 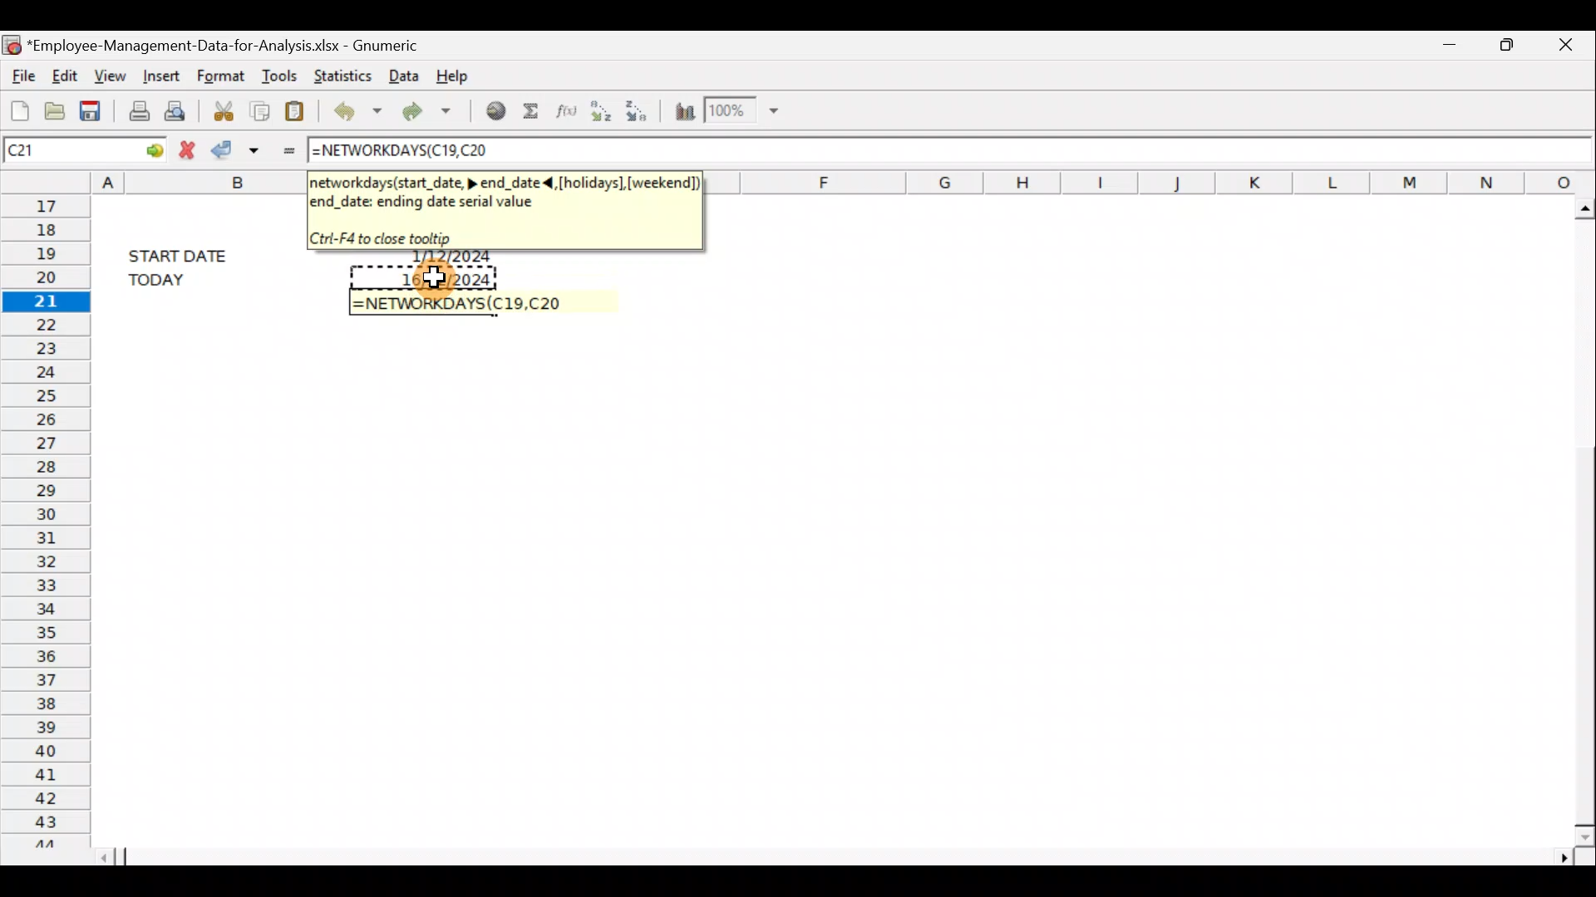 What do you see at coordinates (298, 108) in the screenshot?
I see `Paste the clipboard` at bounding box center [298, 108].